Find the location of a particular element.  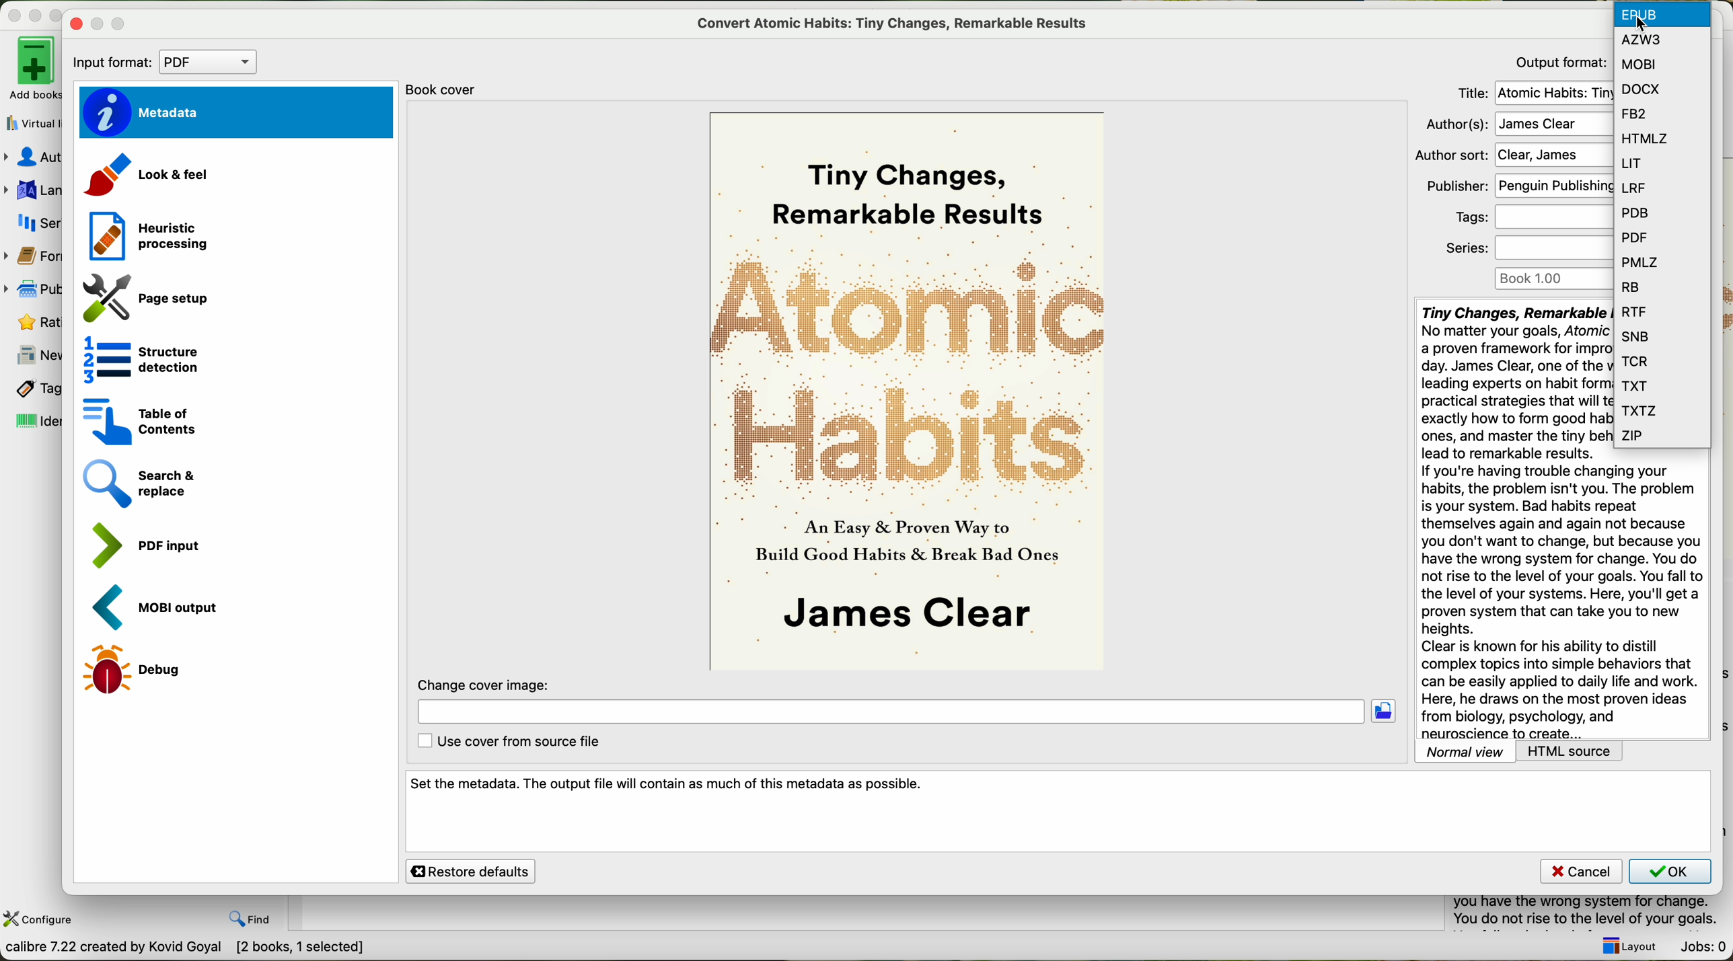

PMLZ is located at coordinates (1664, 262).